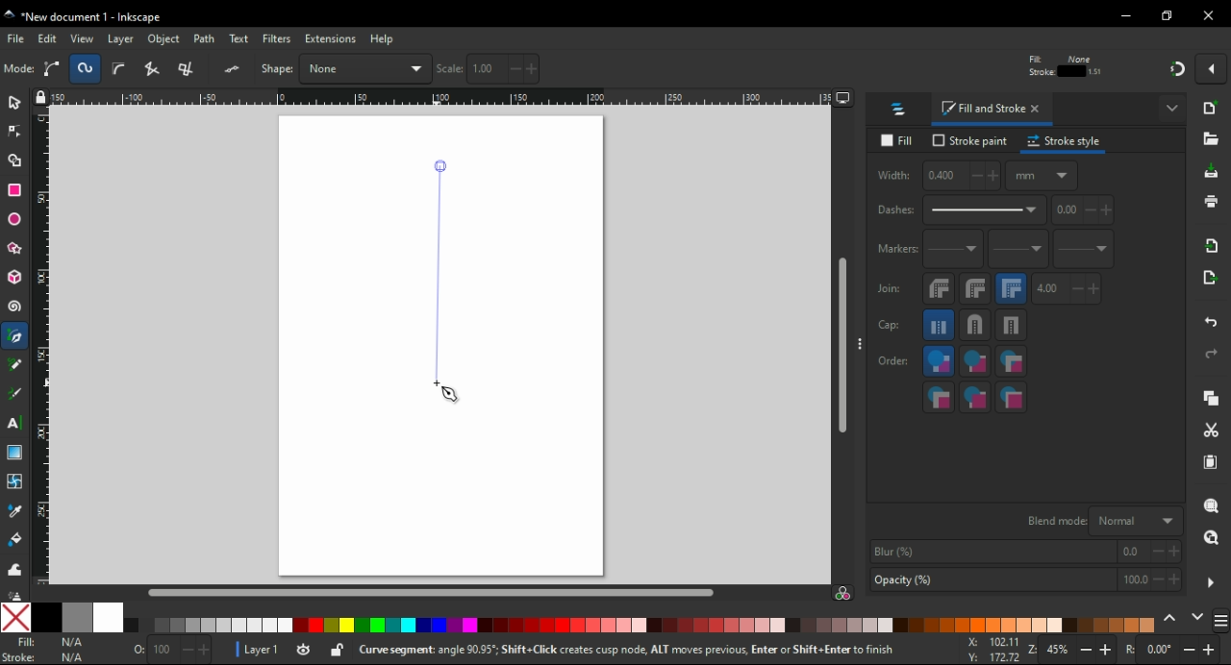 The width and height of the screenshot is (1231, 665). Describe the element at coordinates (388, 626) in the screenshot. I see `color tone pallete` at that location.